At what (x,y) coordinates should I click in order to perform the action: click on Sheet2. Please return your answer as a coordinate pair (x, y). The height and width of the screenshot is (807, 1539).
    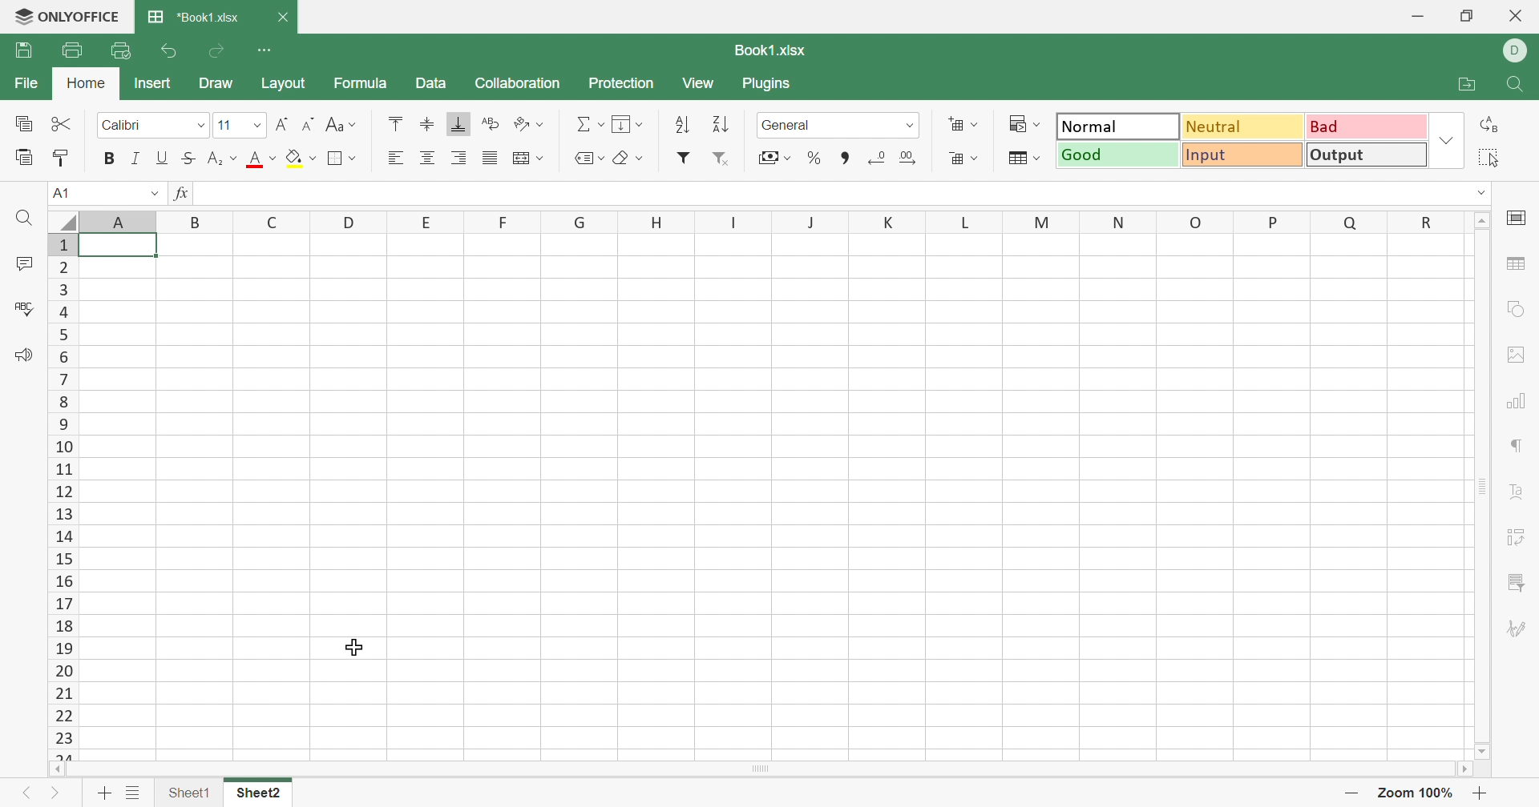
    Looking at the image, I should click on (263, 794).